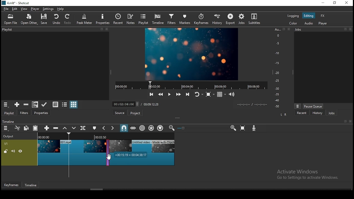 Image resolution: width=354 pixels, height=199 pixels. I want to click on , so click(46, 128).